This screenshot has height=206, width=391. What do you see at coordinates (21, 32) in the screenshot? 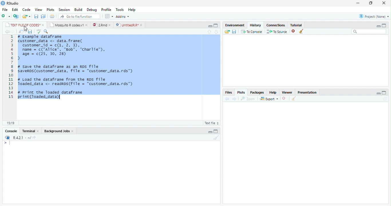
I see `open in new window` at bounding box center [21, 32].